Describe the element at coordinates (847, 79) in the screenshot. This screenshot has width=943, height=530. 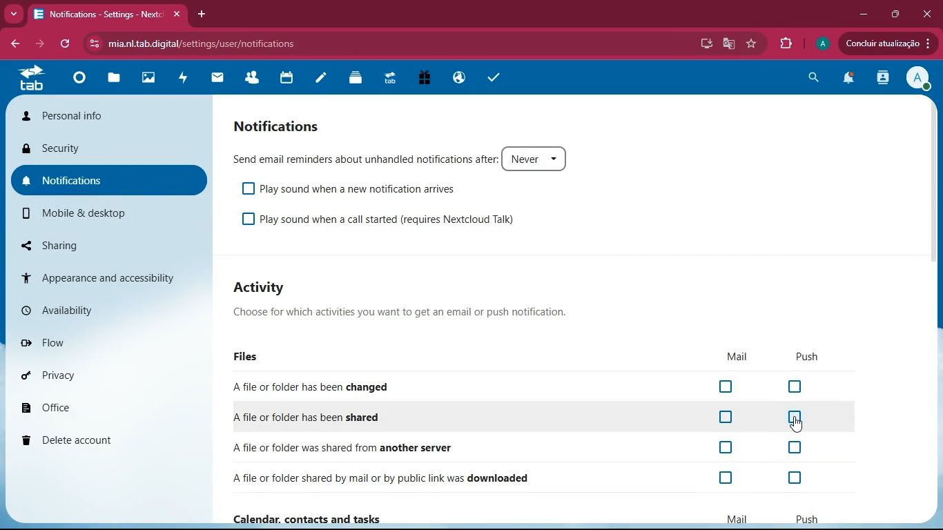
I see `notifications` at that location.